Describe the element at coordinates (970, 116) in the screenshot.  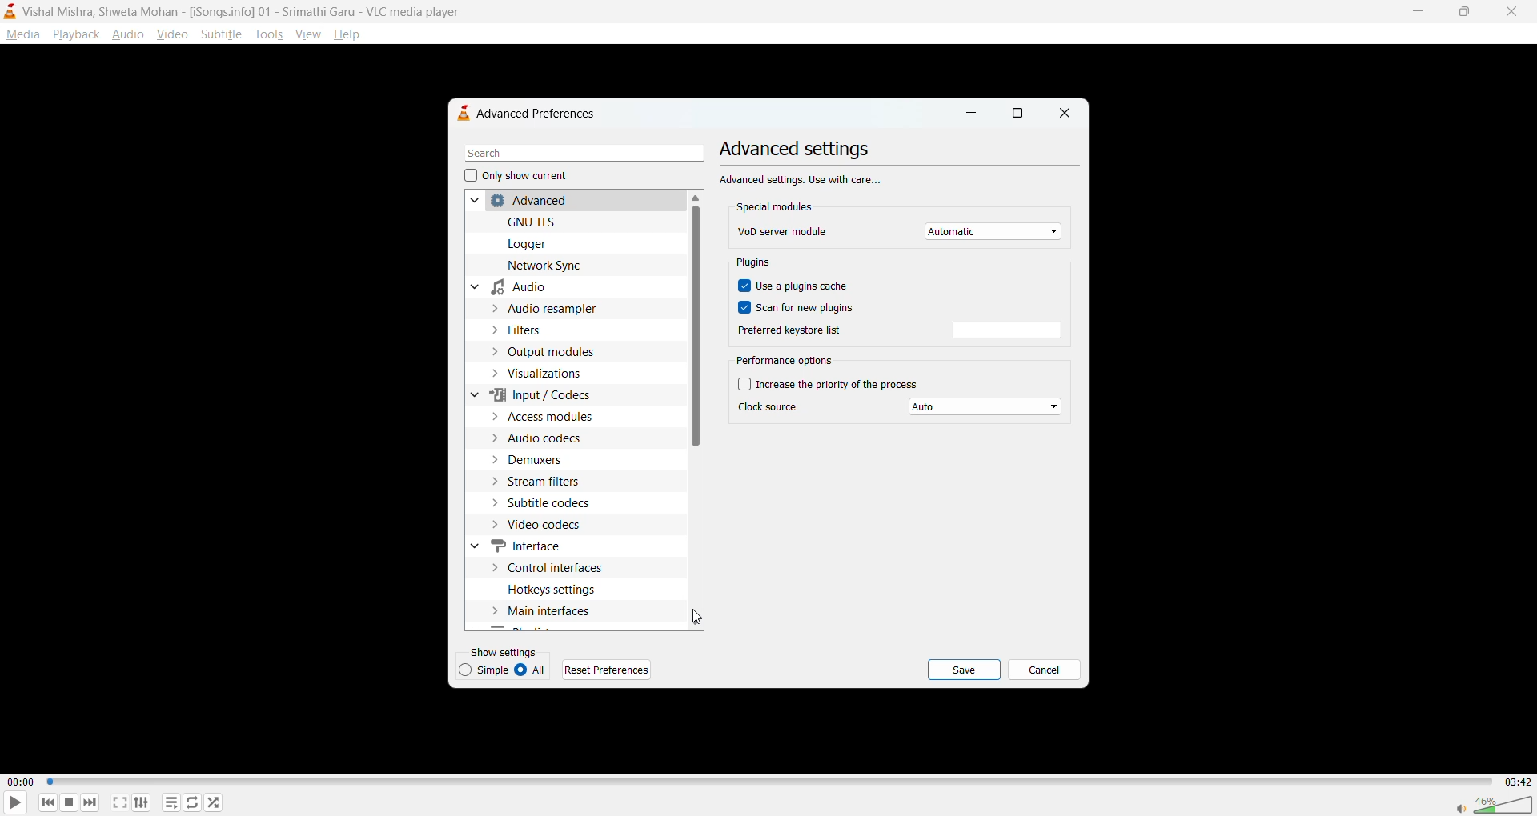
I see `minimize` at that location.